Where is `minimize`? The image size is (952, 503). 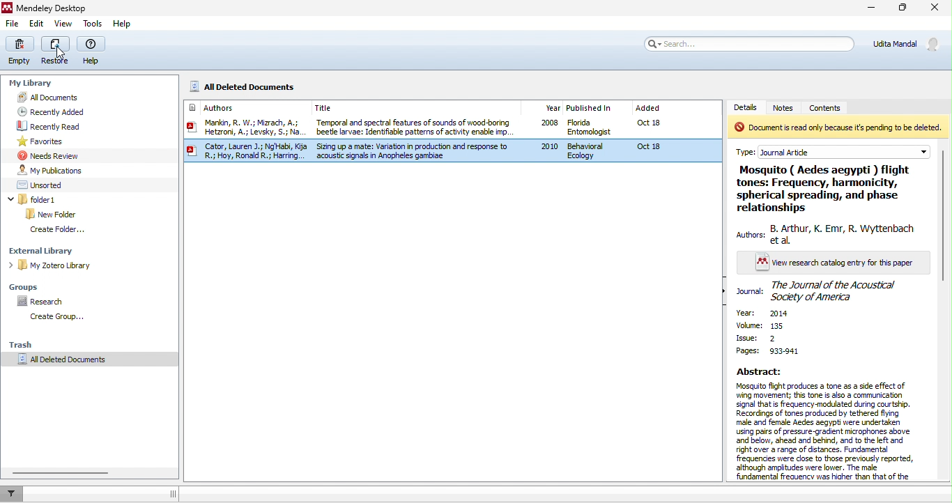 minimize is located at coordinates (870, 8).